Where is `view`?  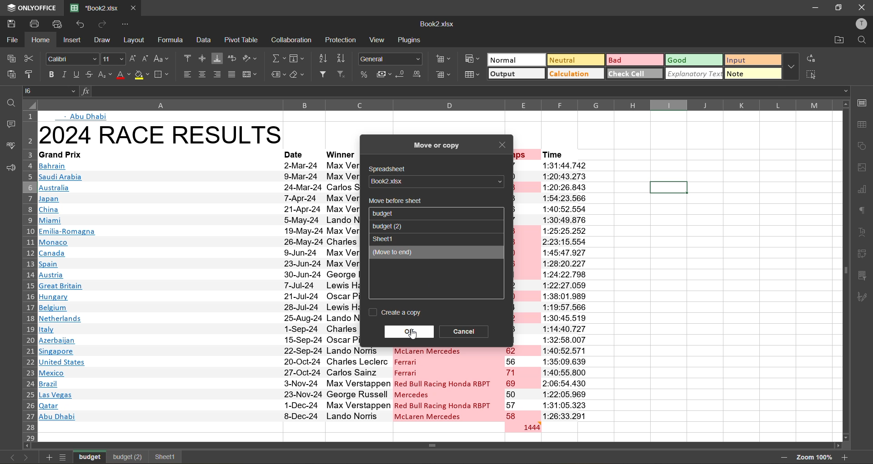
view is located at coordinates (379, 39).